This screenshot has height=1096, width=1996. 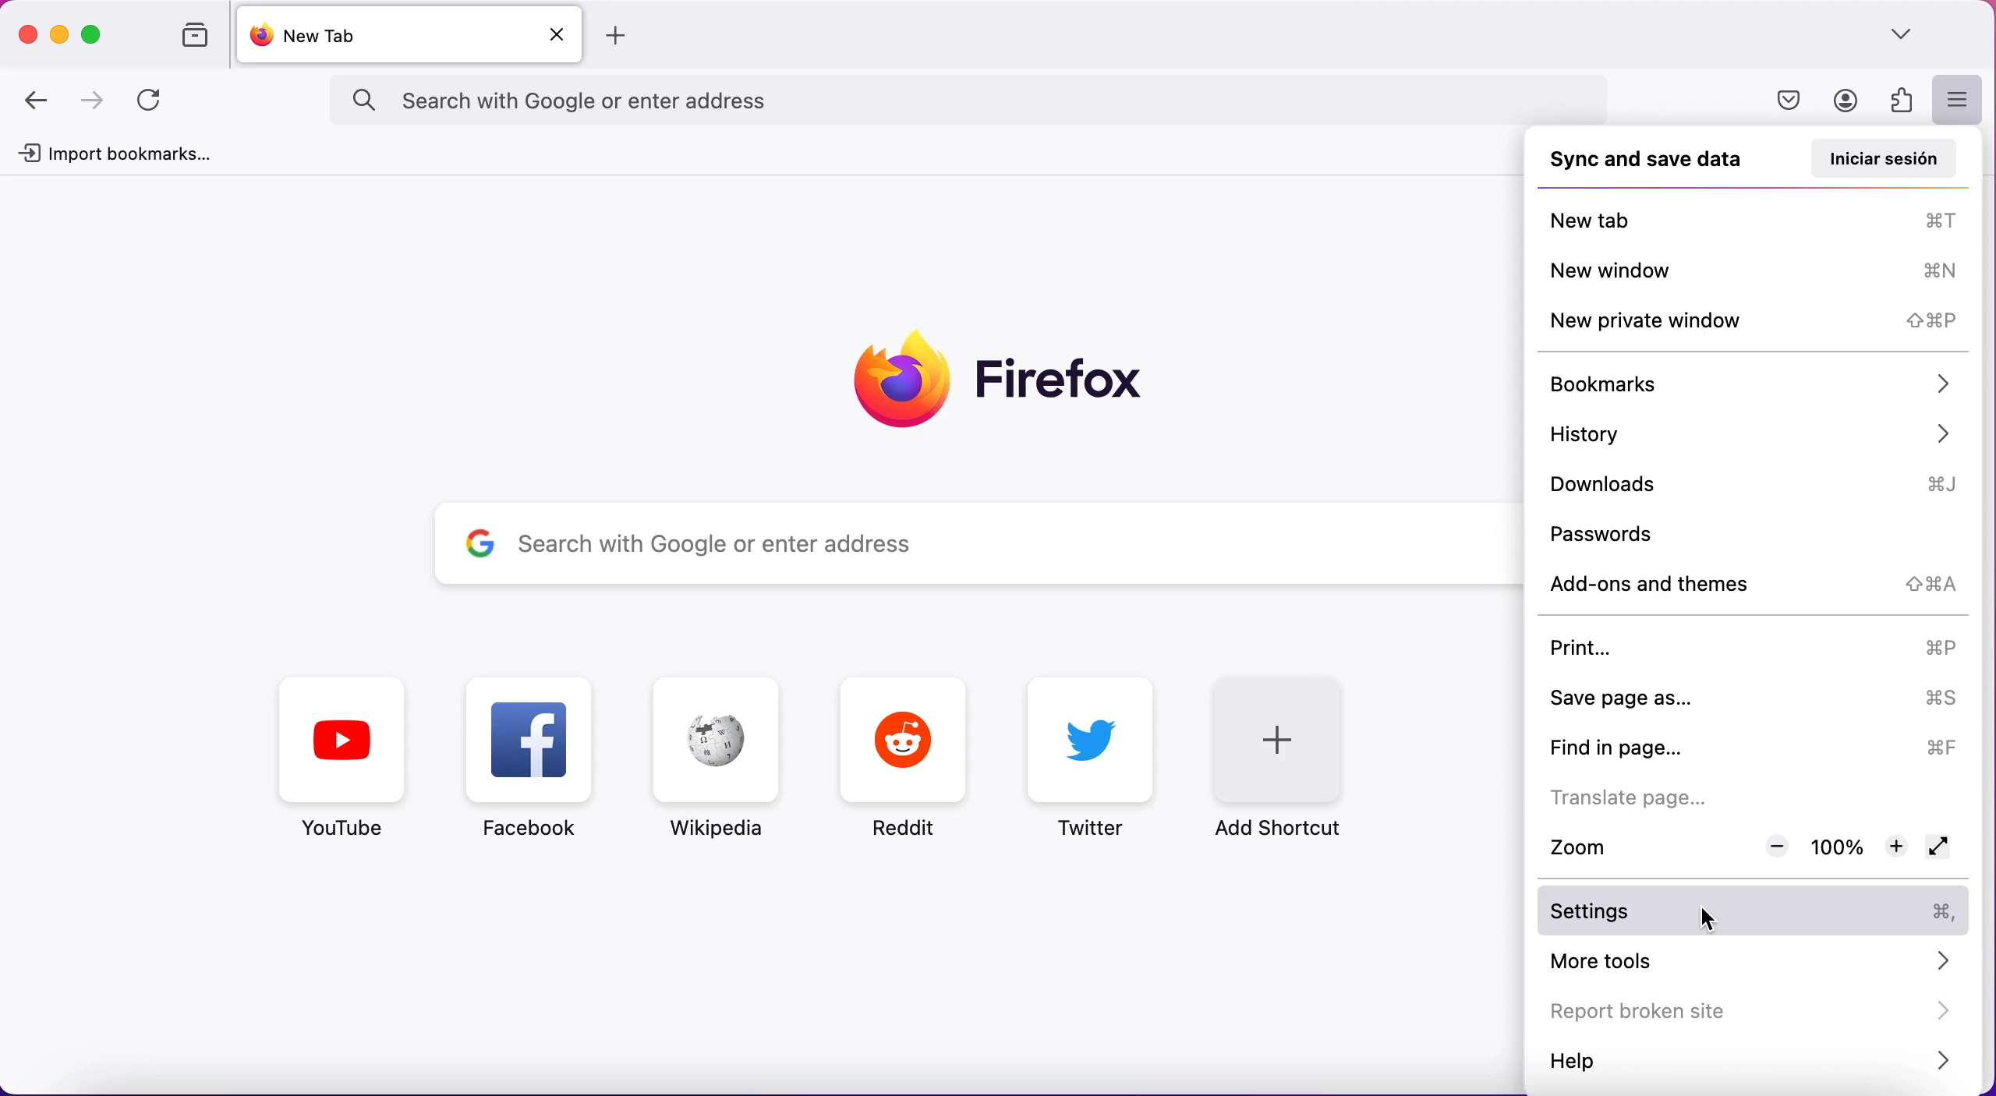 What do you see at coordinates (379, 35) in the screenshot?
I see `new tab` at bounding box center [379, 35].